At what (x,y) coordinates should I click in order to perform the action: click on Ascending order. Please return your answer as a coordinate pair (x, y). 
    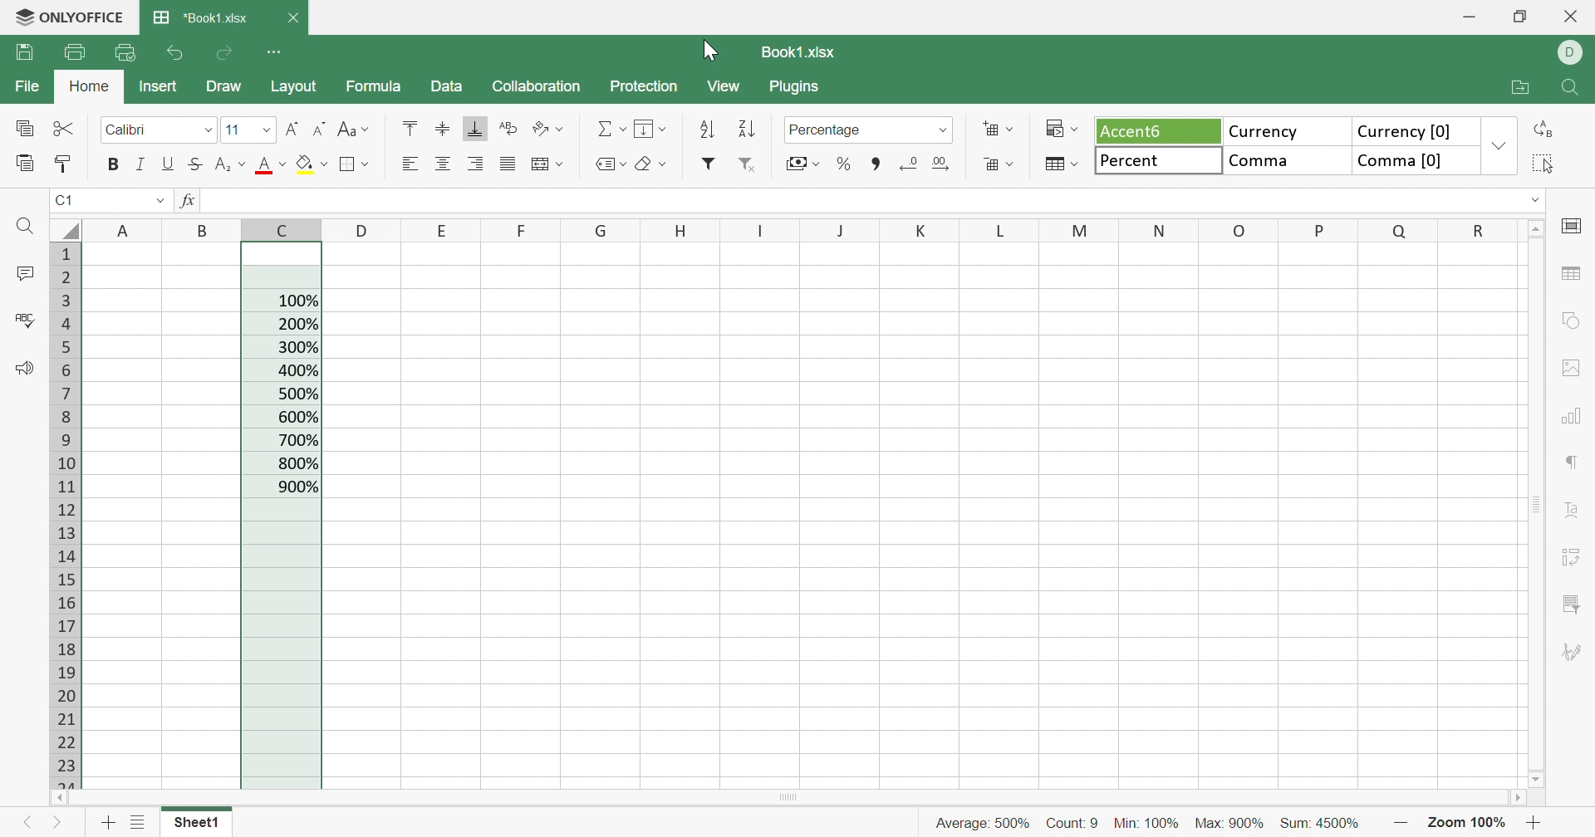
    Looking at the image, I should click on (707, 129).